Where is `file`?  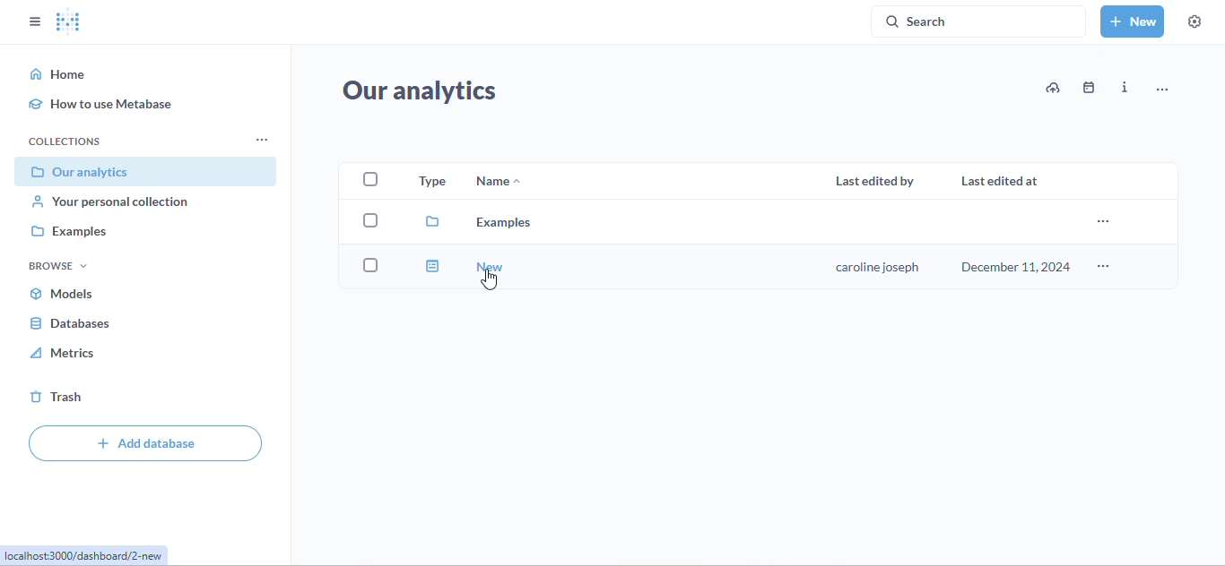
file is located at coordinates (432, 220).